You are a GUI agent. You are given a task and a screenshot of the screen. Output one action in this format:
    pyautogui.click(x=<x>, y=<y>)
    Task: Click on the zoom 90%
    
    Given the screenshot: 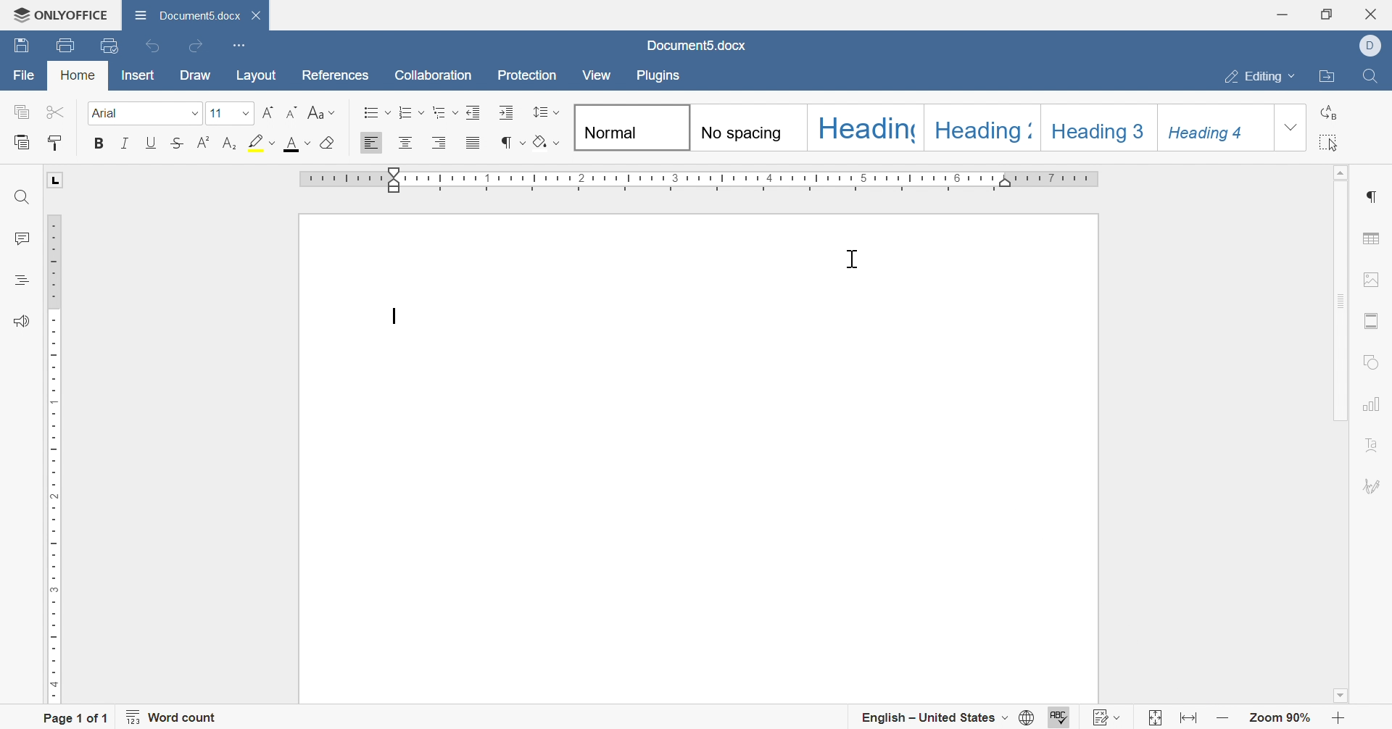 What is the action you would take?
    pyautogui.click(x=1281, y=719)
    